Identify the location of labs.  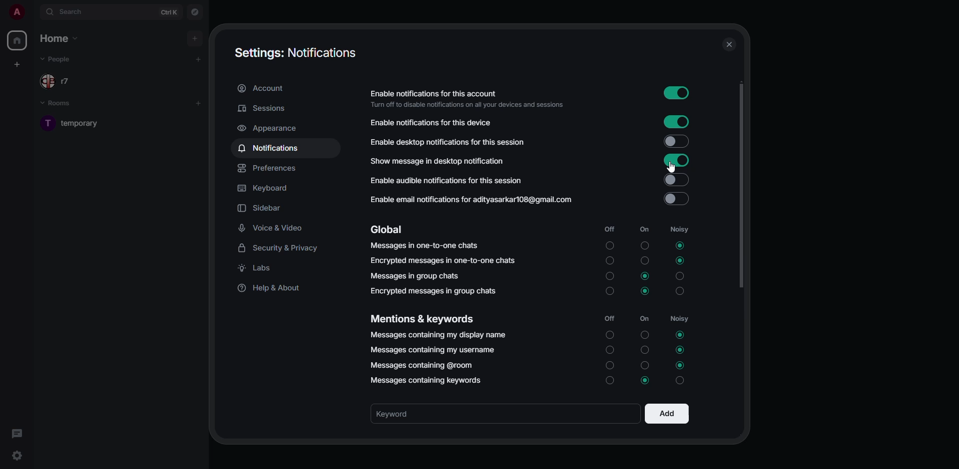
(261, 267).